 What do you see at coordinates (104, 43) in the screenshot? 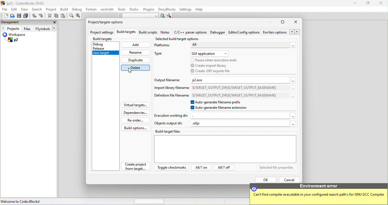
I see `debug` at bounding box center [104, 43].